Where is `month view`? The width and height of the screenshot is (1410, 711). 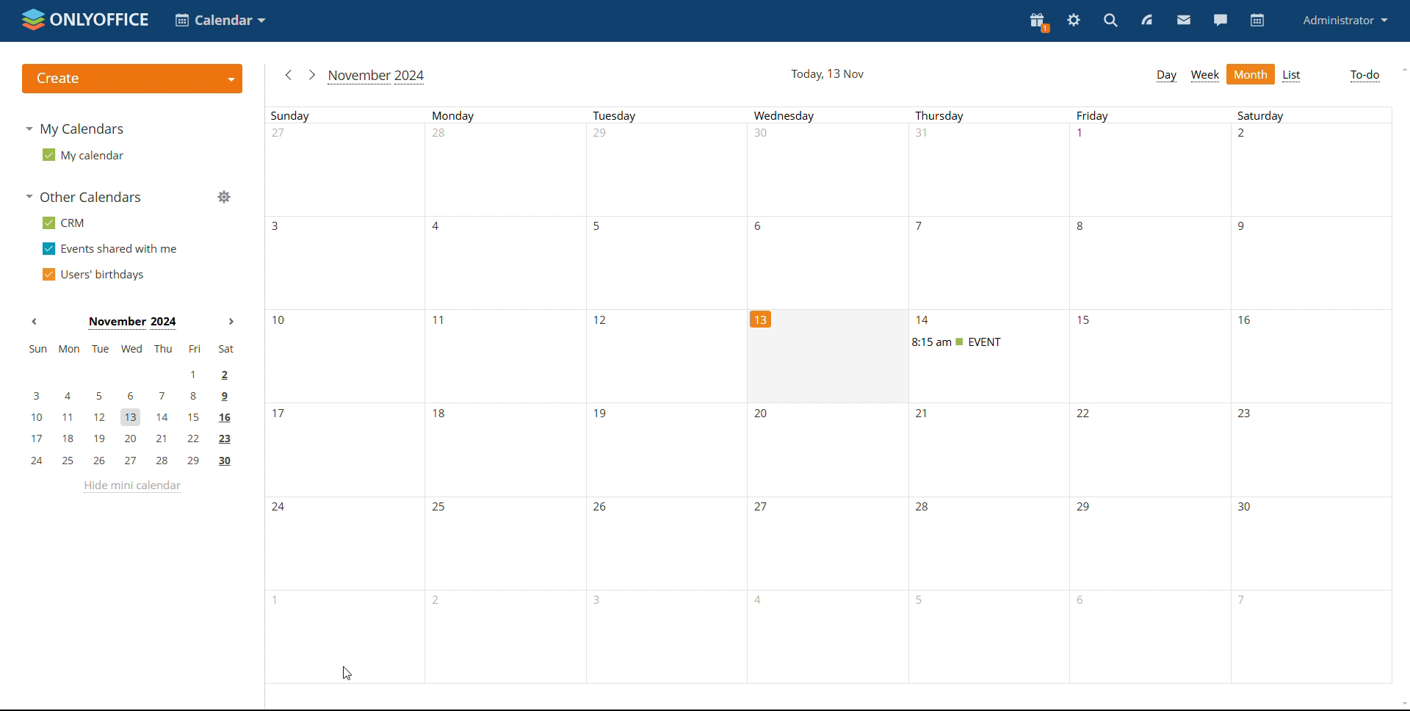
month view is located at coordinates (1251, 74).